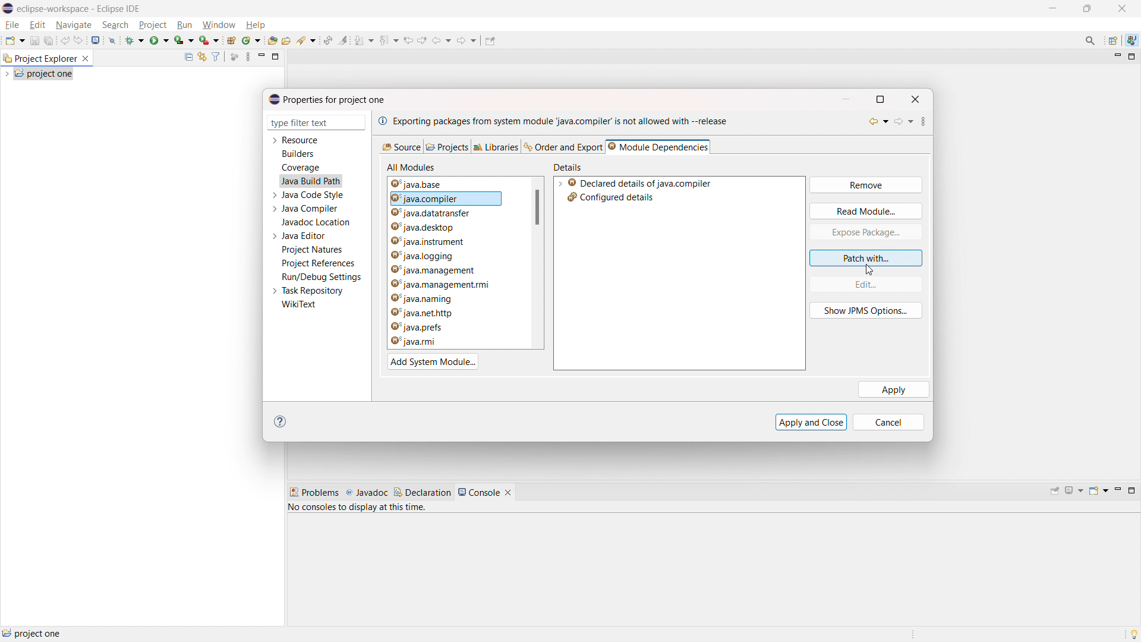 This screenshot has width=1141, height=642. I want to click on file, so click(12, 25).